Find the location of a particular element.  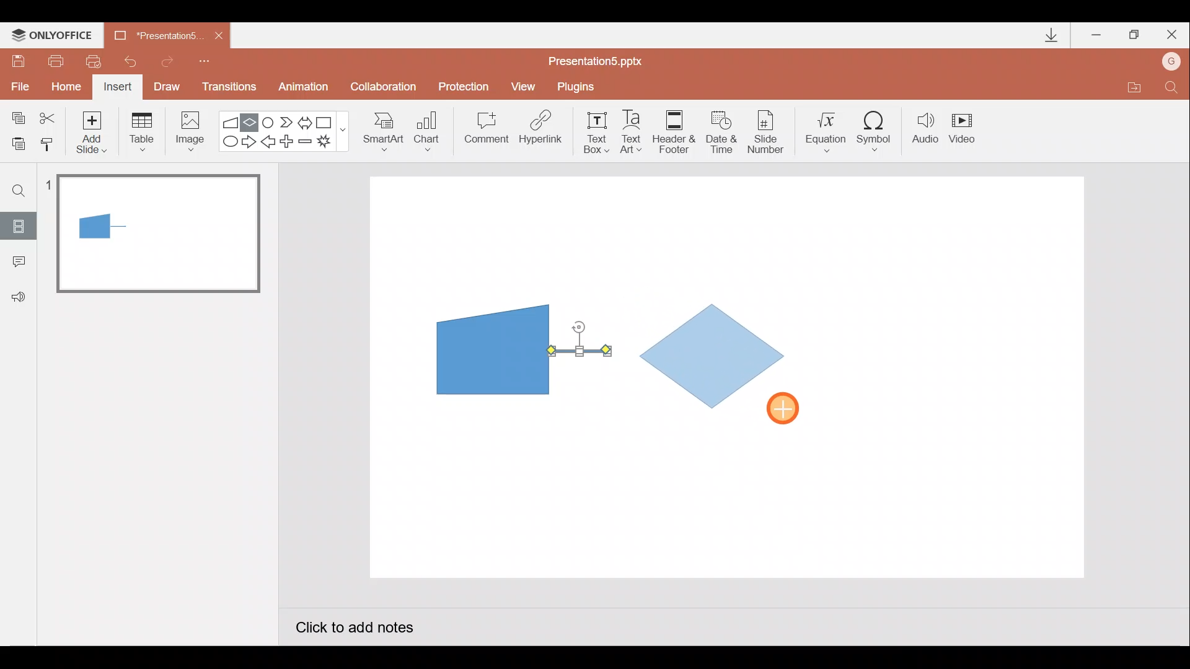

Draw is located at coordinates (167, 85).